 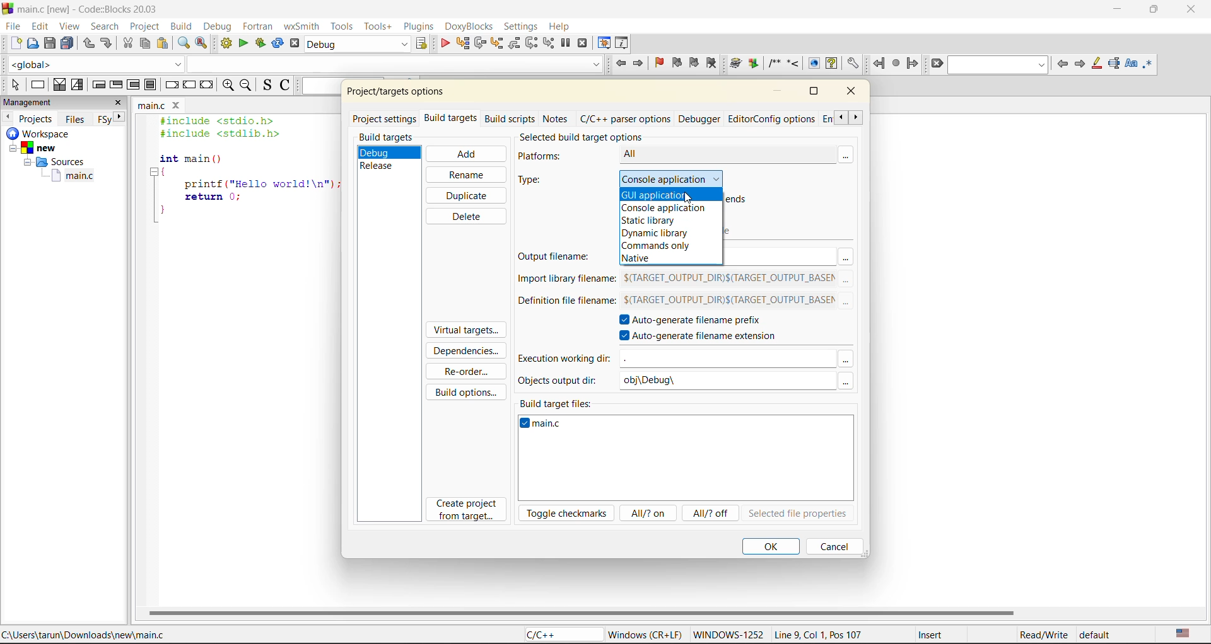 What do you see at coordinates (949, 634) in the screenshot?
I see `Insert` at bounding box center [949, 634].